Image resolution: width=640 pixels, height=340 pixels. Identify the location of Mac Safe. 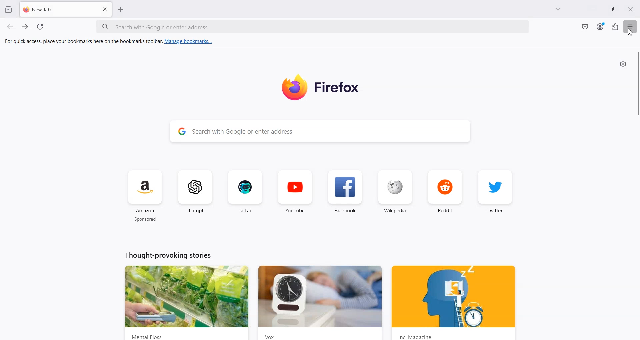
(585, 27).